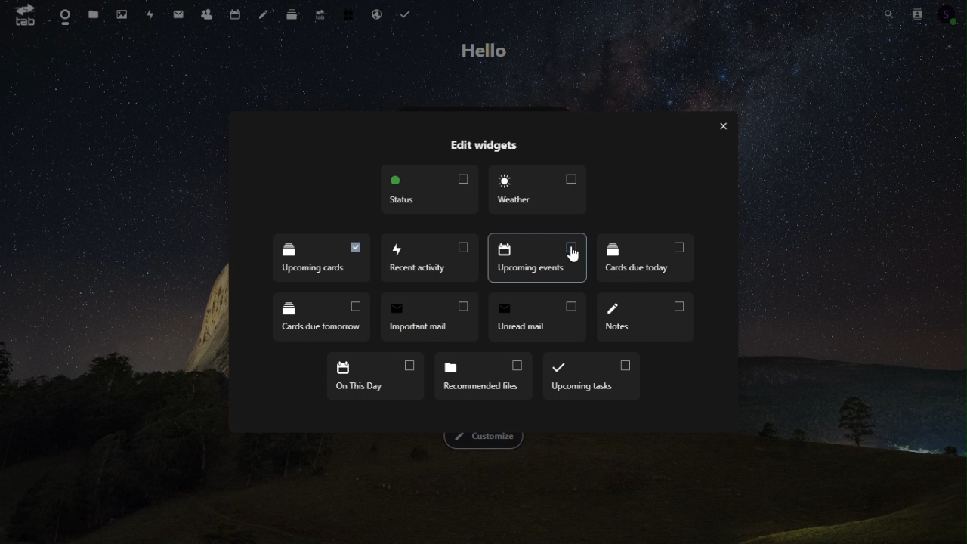  I want to click on Task , so click(403, 11).